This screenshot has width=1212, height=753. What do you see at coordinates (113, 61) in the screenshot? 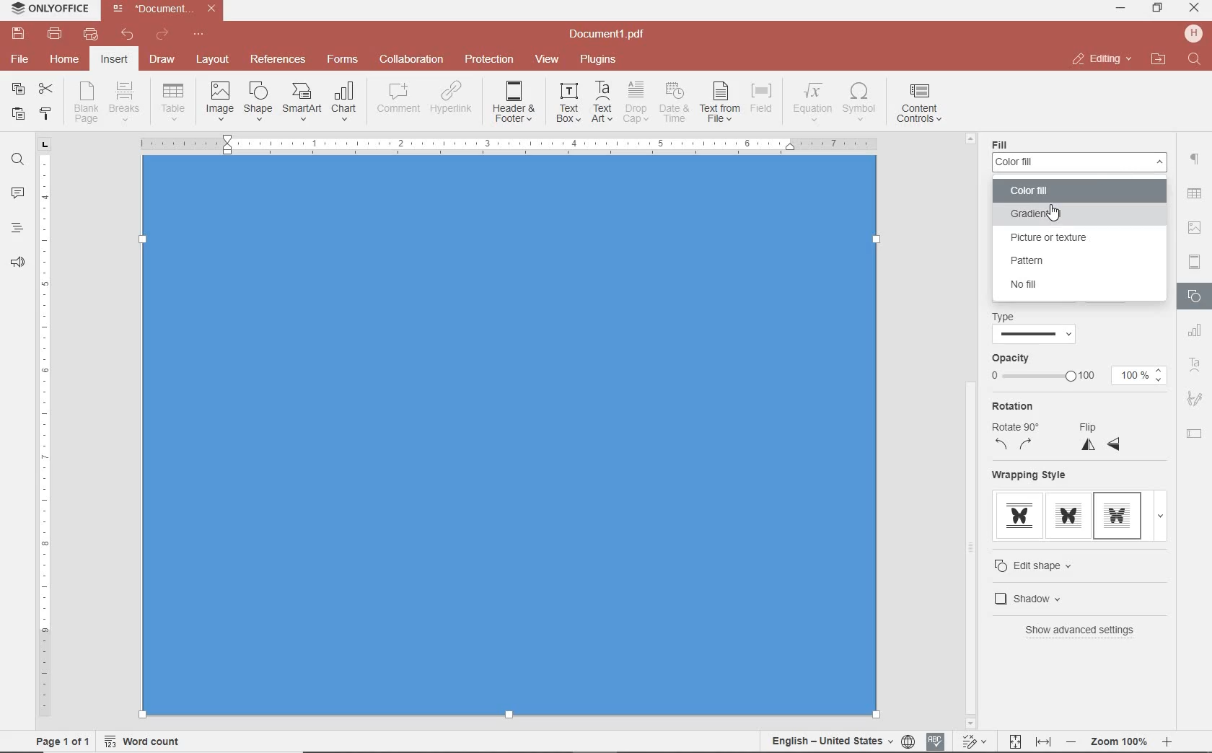
I see `insert` at bounding box center [113, 61].